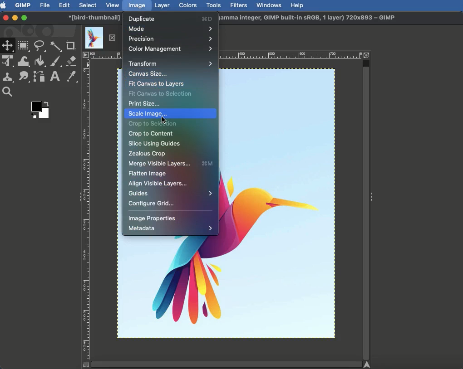 This screenshot has width=463, height=369. Describe the element at coordinates (39, 77) in the screenshot. I see `Paths` at that location.